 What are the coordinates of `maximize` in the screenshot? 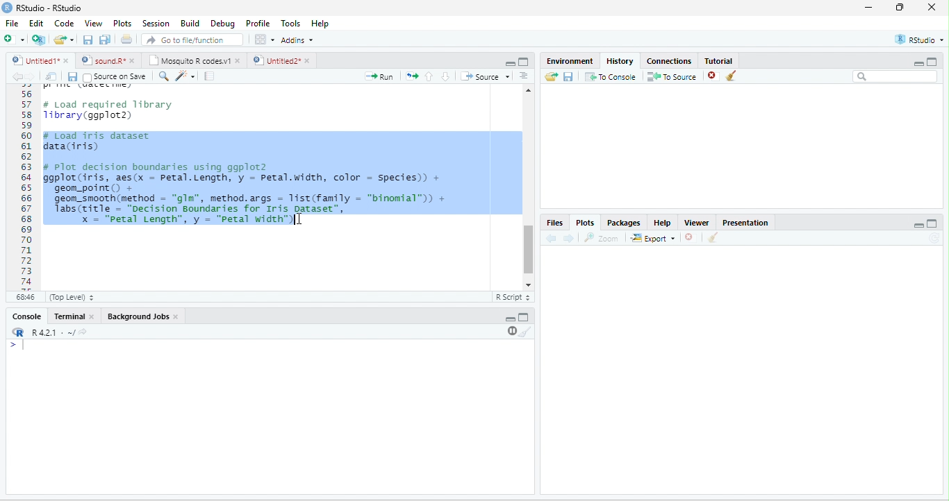 It's located at (932, 61).